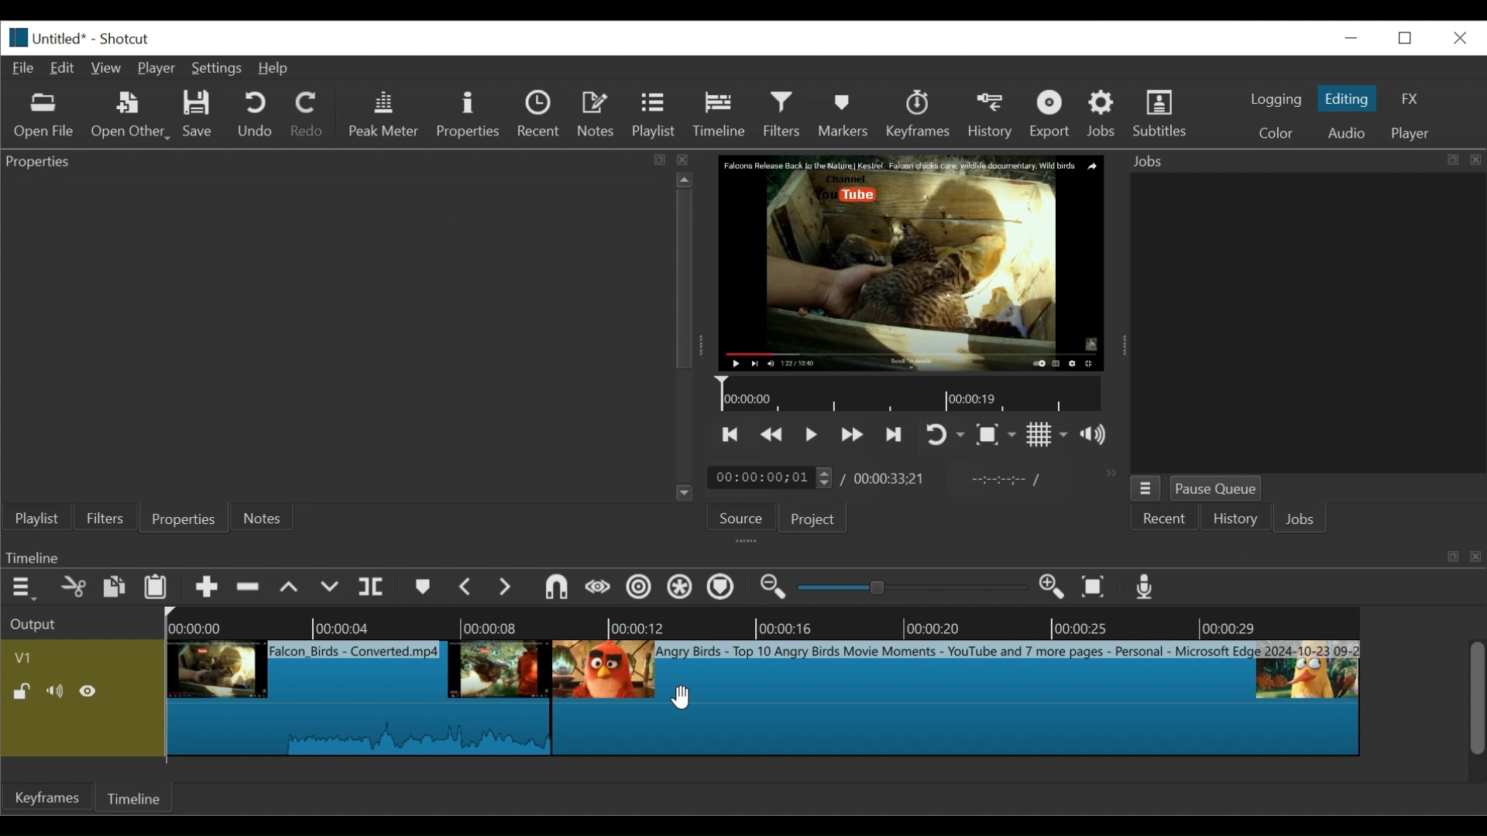 The image size is (1487, 836). I want to click on Filters, so click(784, 114).